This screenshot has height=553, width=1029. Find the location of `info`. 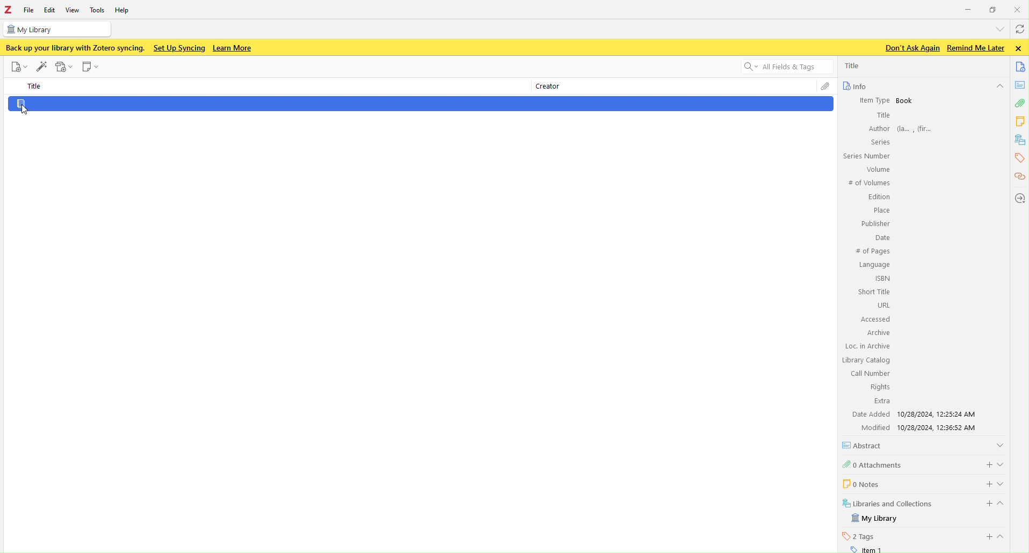

info is located at coordinates (921, 258).